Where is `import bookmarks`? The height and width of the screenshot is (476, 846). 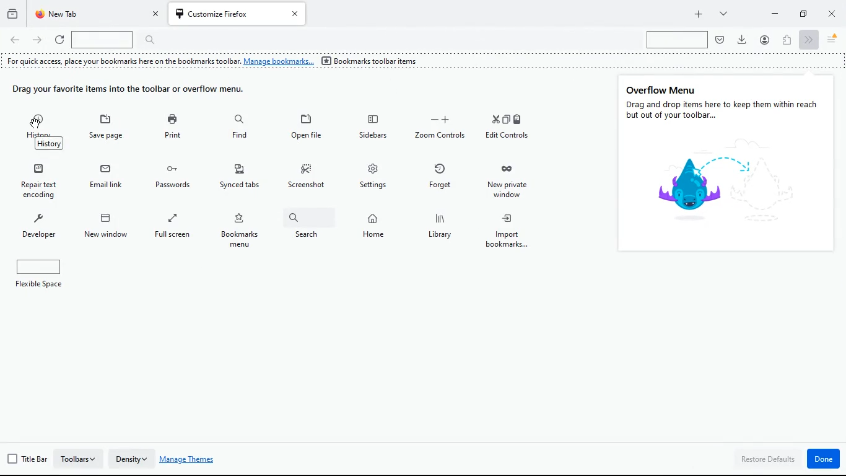
import bookmarks is located at coordinates (515, 232).